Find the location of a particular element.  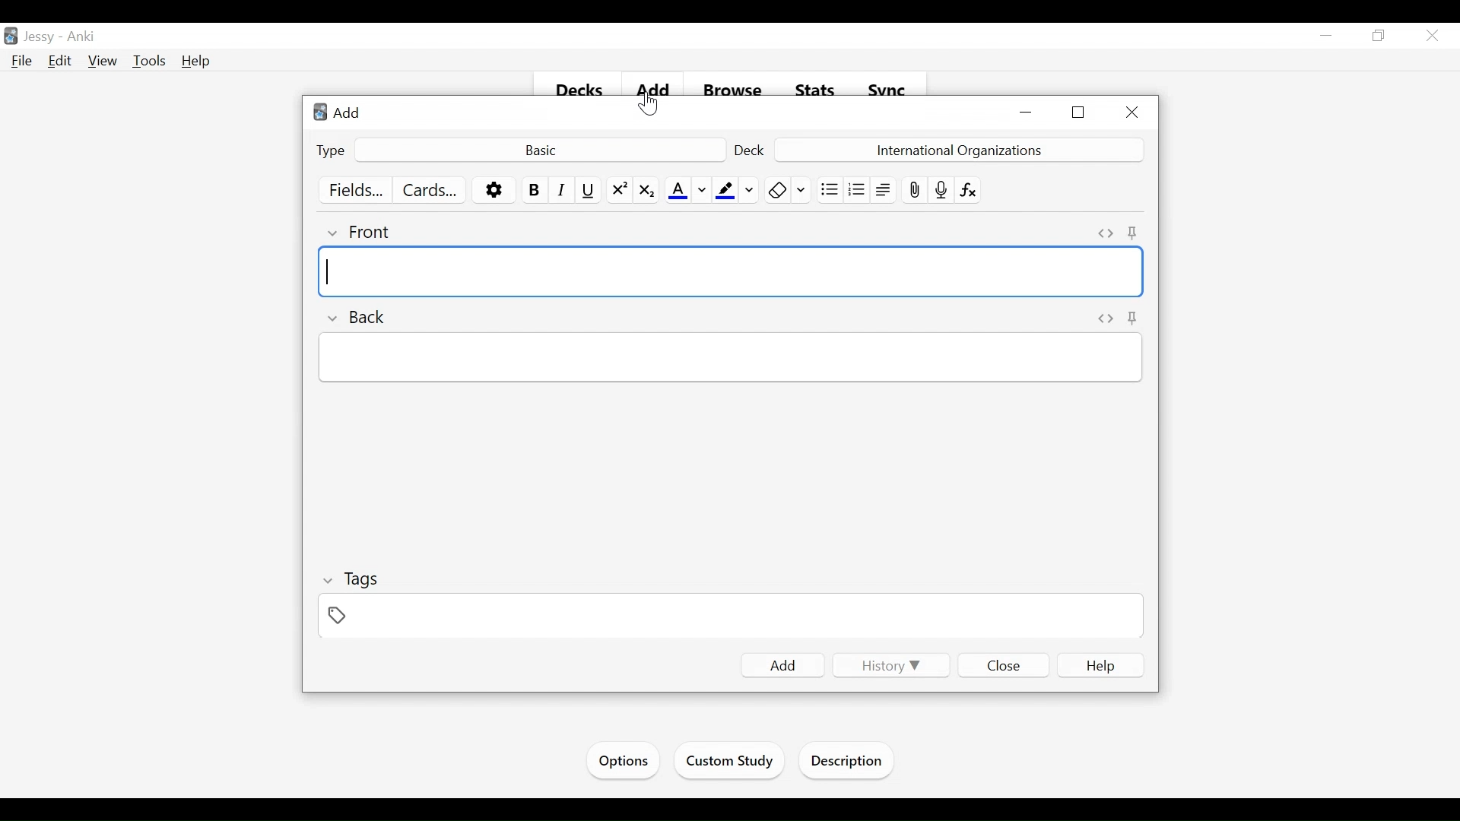

Basic is located at coordinates (541, 150).